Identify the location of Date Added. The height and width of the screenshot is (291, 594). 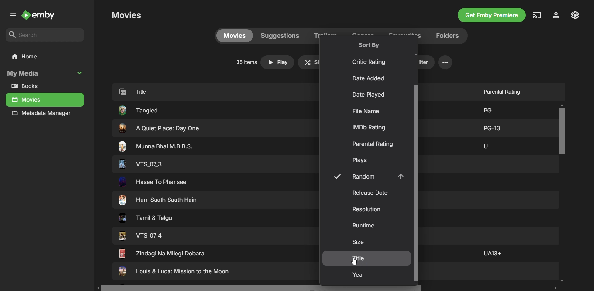
(369, 79).